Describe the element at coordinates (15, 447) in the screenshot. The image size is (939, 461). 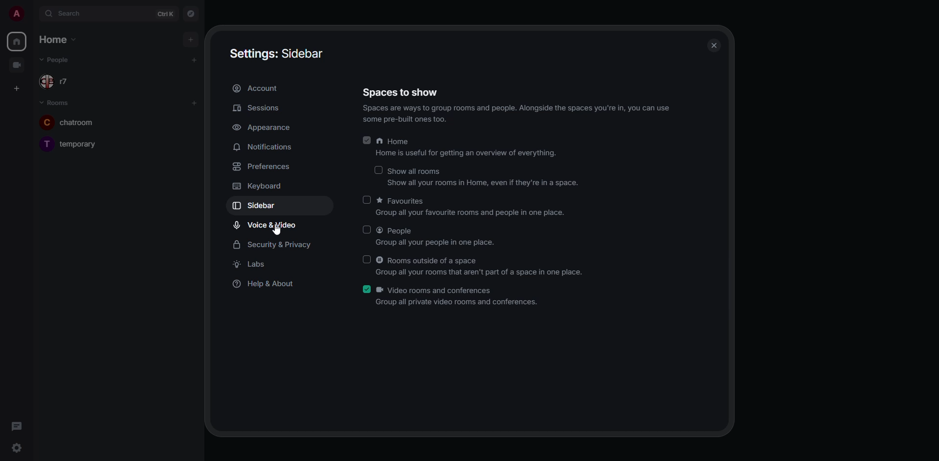
I see `quick settings` at that location.